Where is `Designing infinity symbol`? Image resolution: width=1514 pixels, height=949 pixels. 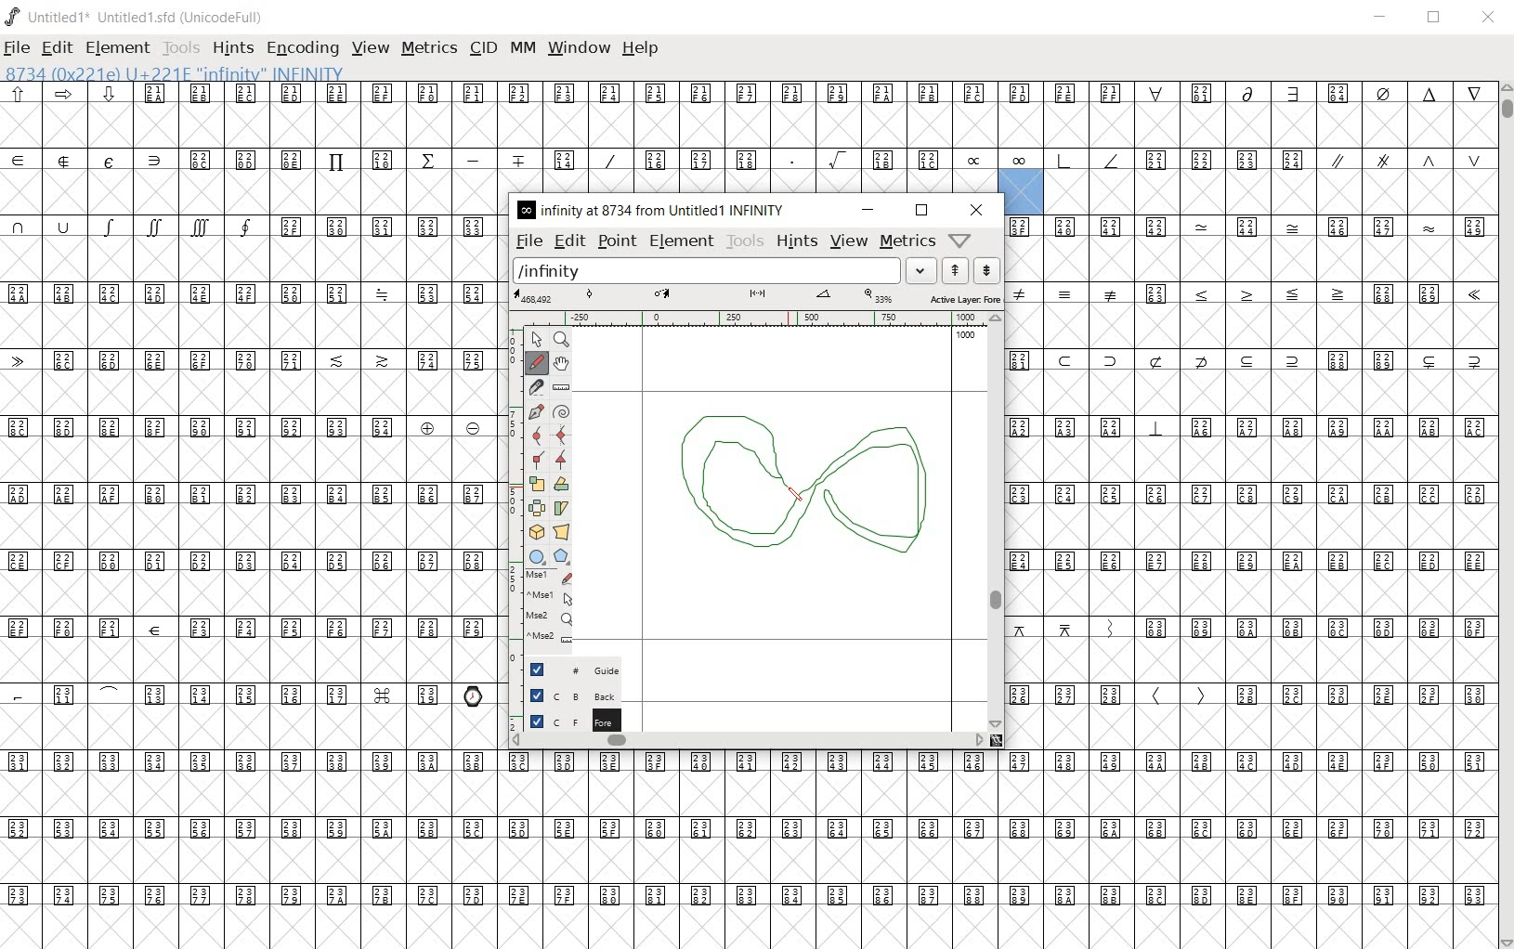 Designing infinity symbol is located at coordinates (799, 487).